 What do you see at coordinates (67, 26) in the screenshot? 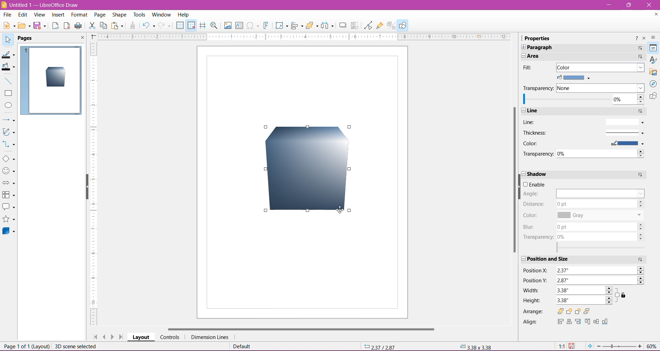
I see `Export as PDF` at bounding box center [67, 26].